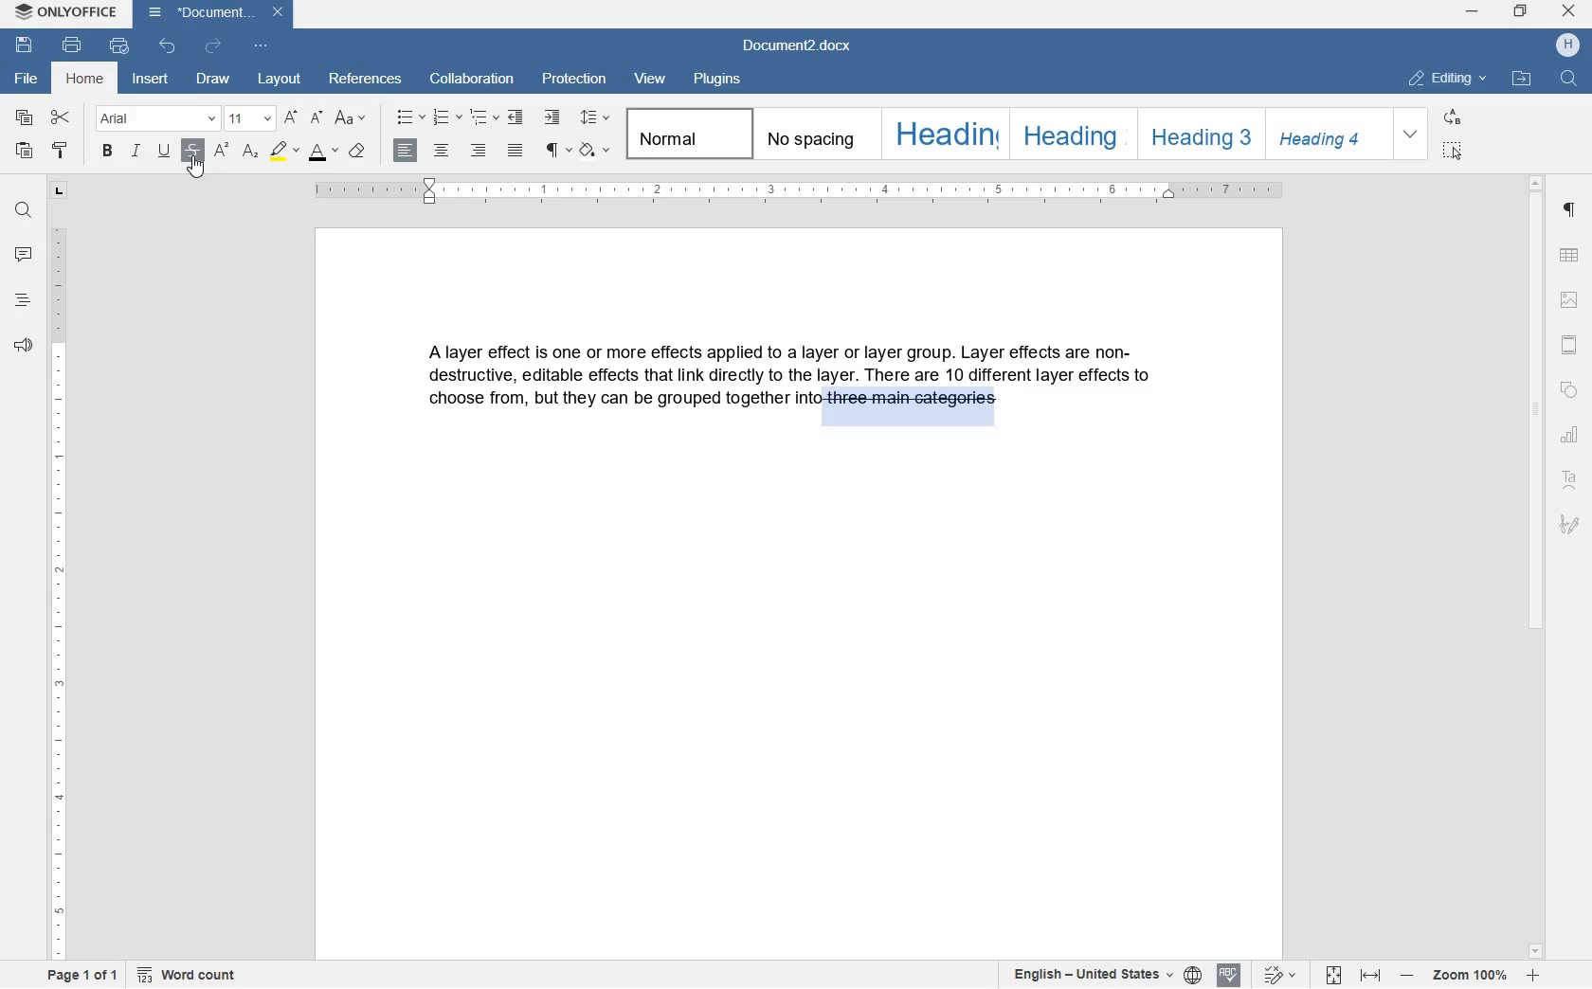  Describe the element at coordinates (1571, 346) in the screenshot. I see `header and footer` at that location.